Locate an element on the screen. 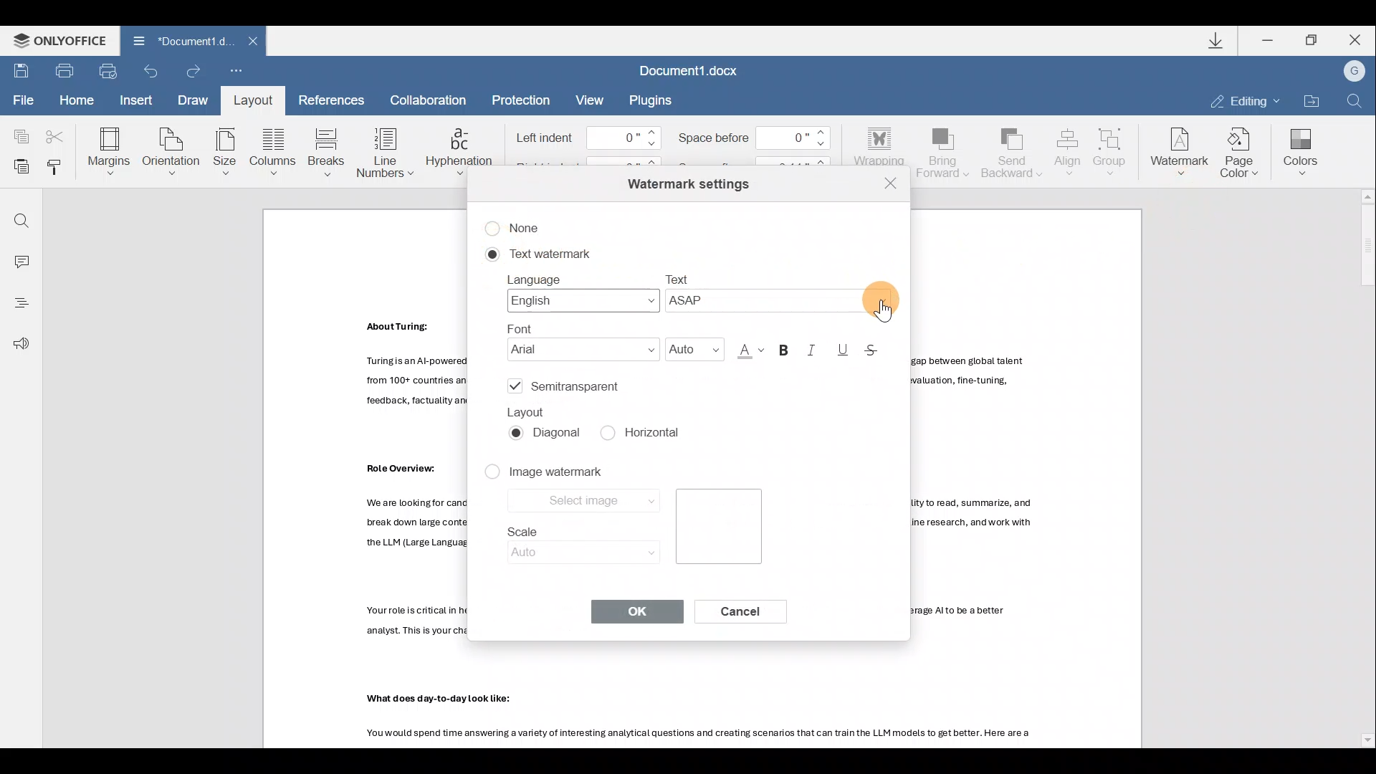  Minimize is located at coordinates (1268, 40).